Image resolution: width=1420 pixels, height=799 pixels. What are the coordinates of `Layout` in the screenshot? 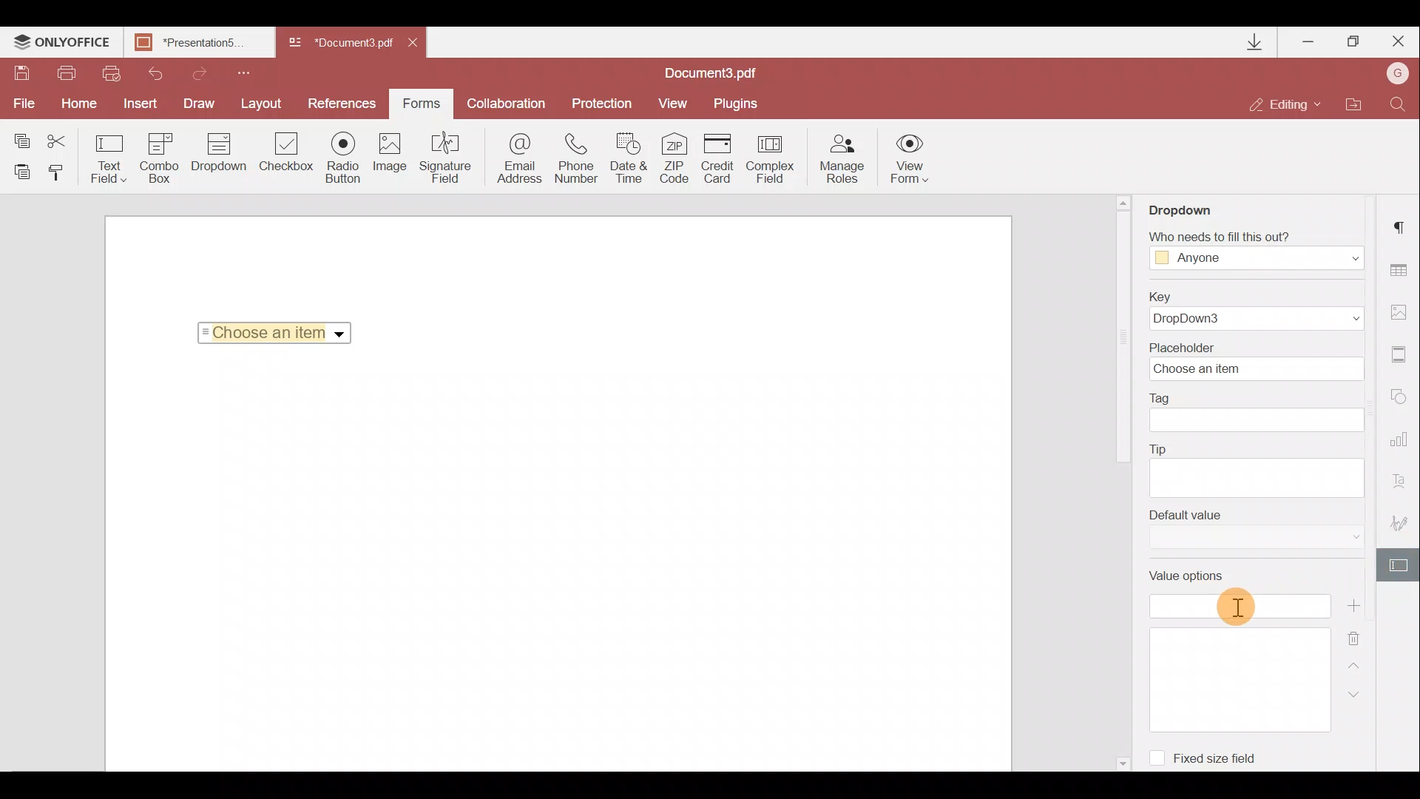 It's located at (266, 104).